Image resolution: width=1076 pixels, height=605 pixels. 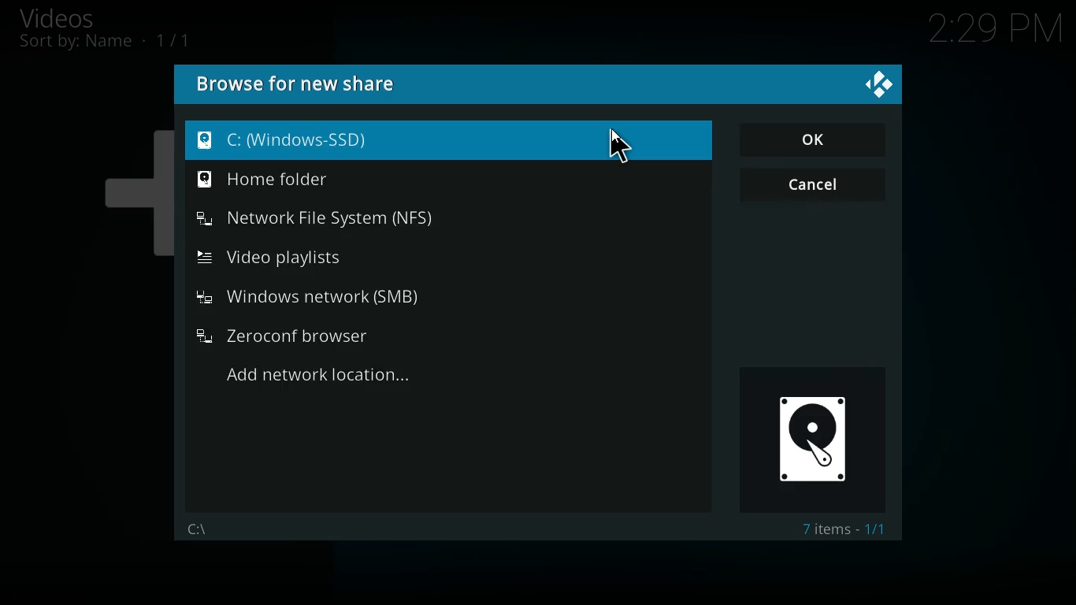 I want to click on 2:29 PM, so click(x=996, y=32).